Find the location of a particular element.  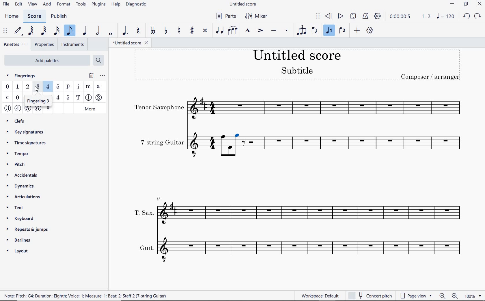

VOICE 1 is located at coordinates (328, 31).